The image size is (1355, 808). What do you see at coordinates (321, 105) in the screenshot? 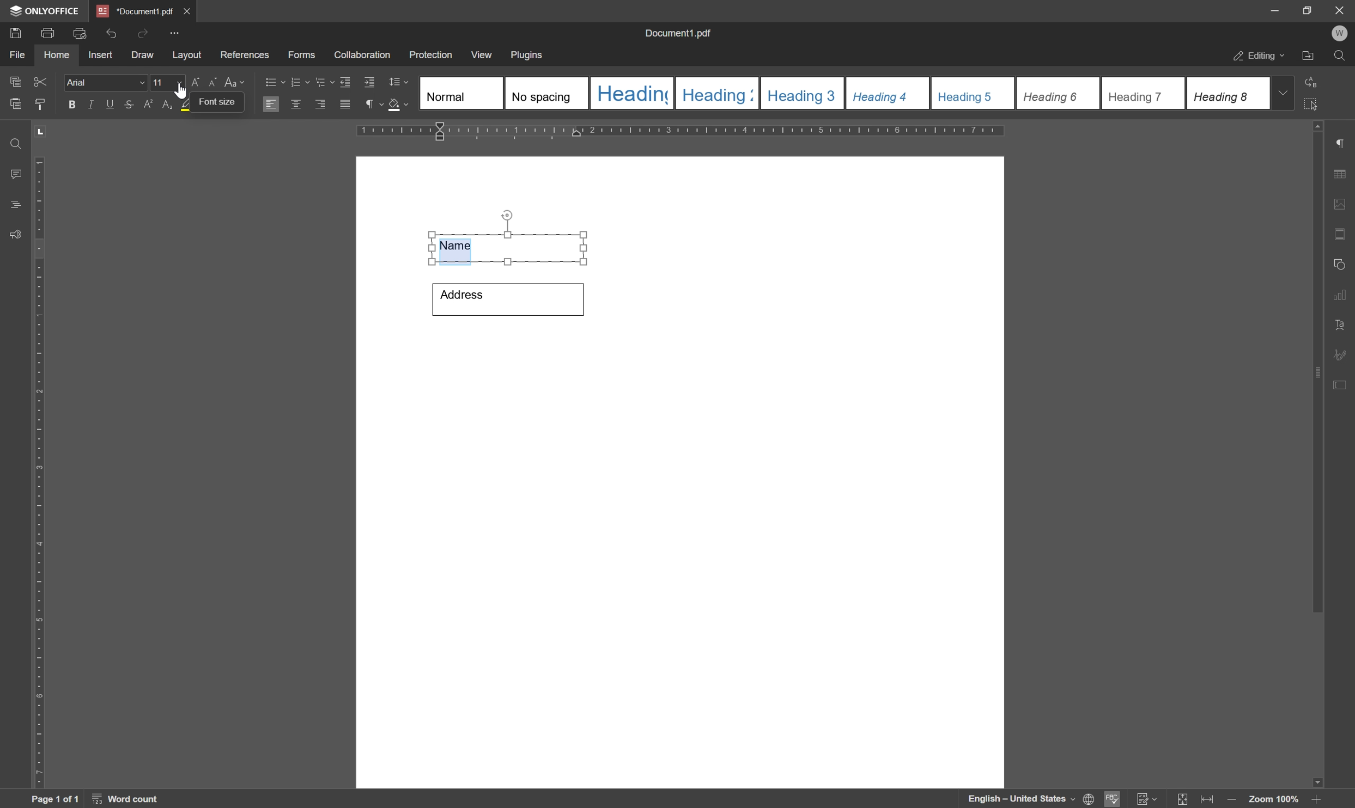
I see `Align right` at bounding box center [321, 105].